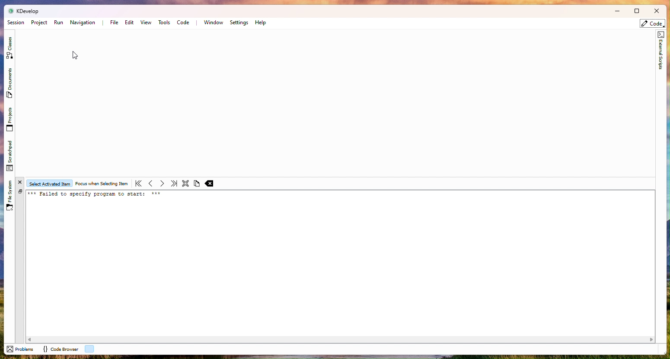  Describe the element at coordinates (50, 183) in the screenshot. I see `Select activated item` at that location.